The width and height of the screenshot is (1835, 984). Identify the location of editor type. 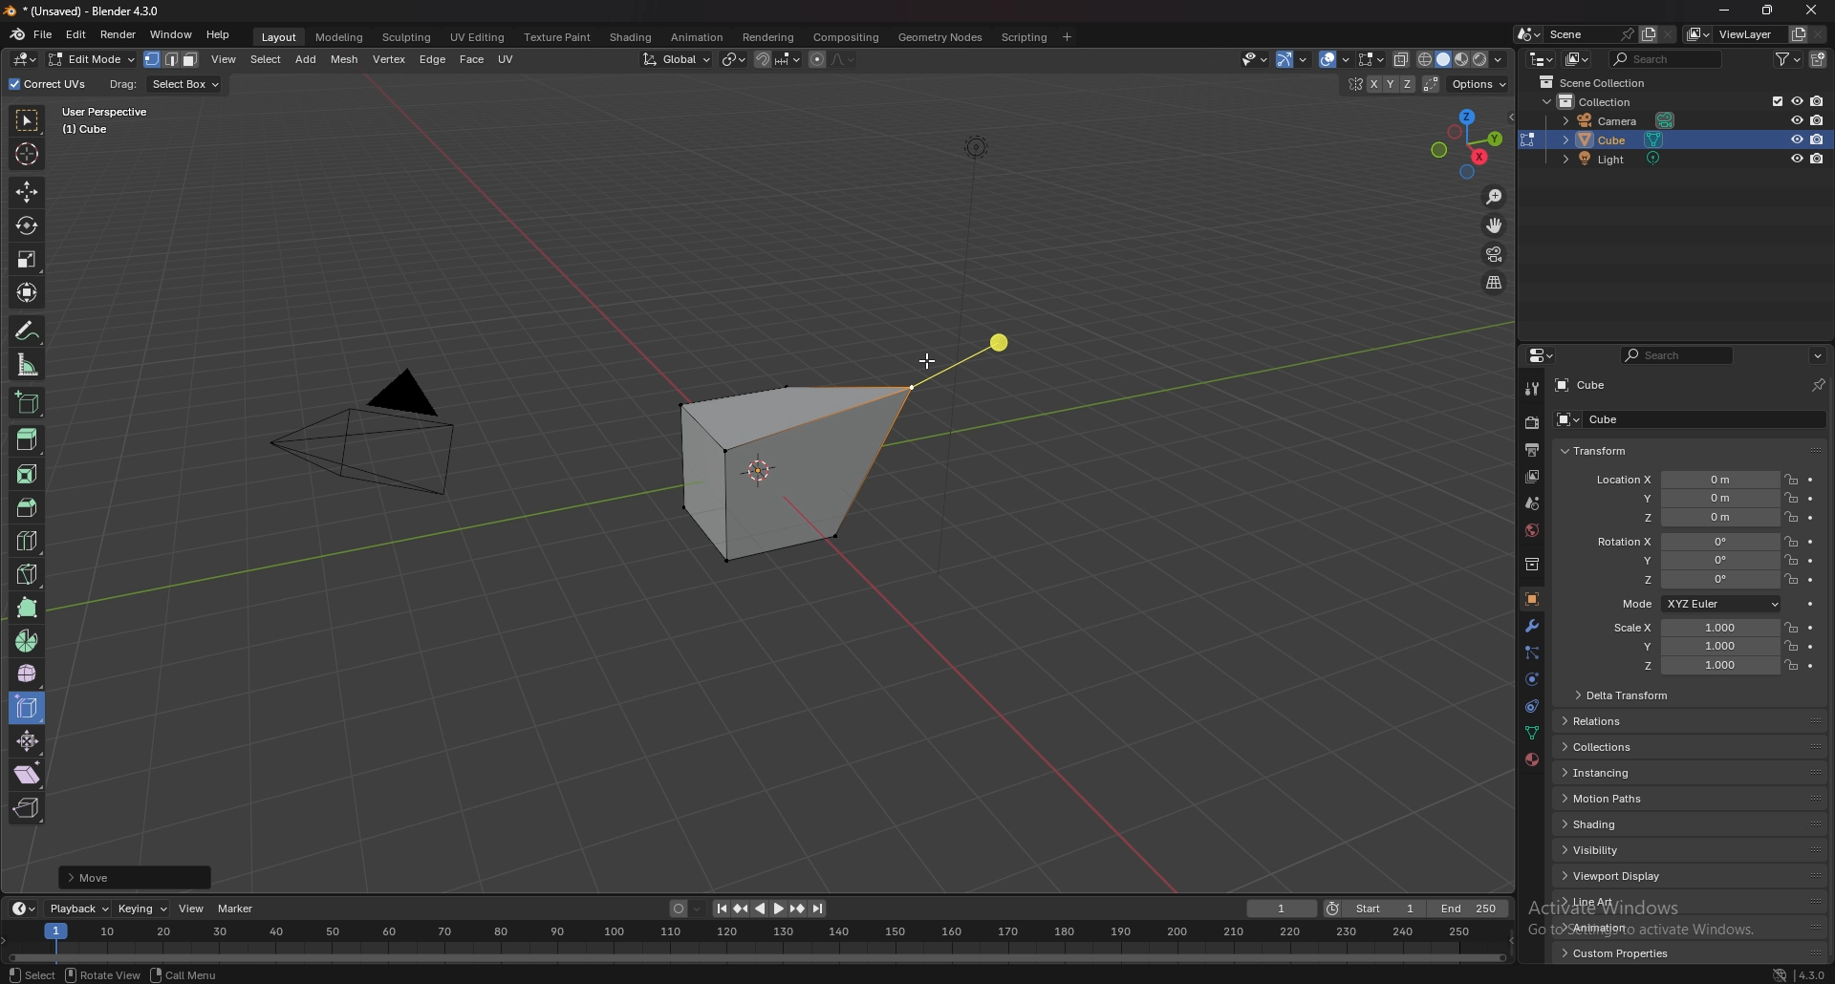
(24, 59).